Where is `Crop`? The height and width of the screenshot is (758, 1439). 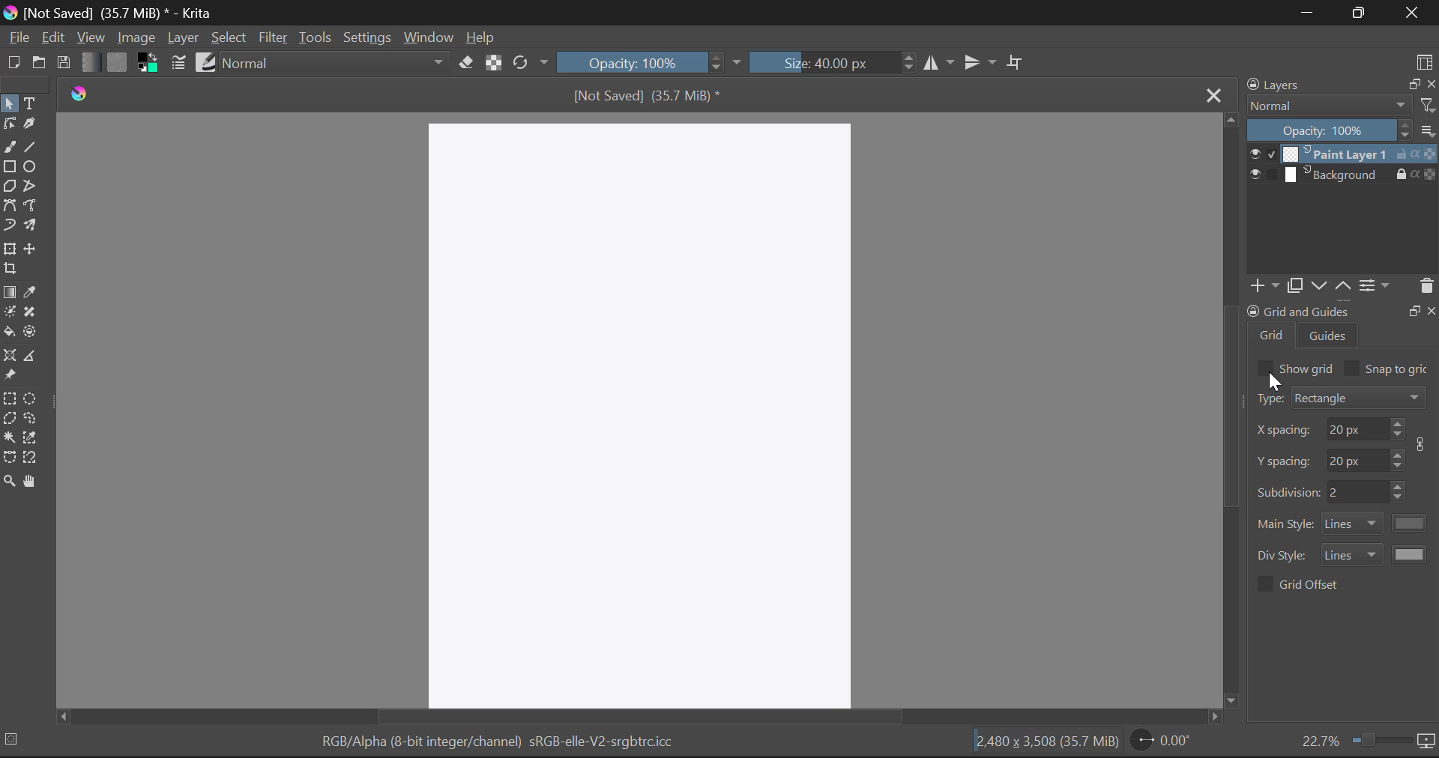 Crop is located at coordinates (1017, 61).